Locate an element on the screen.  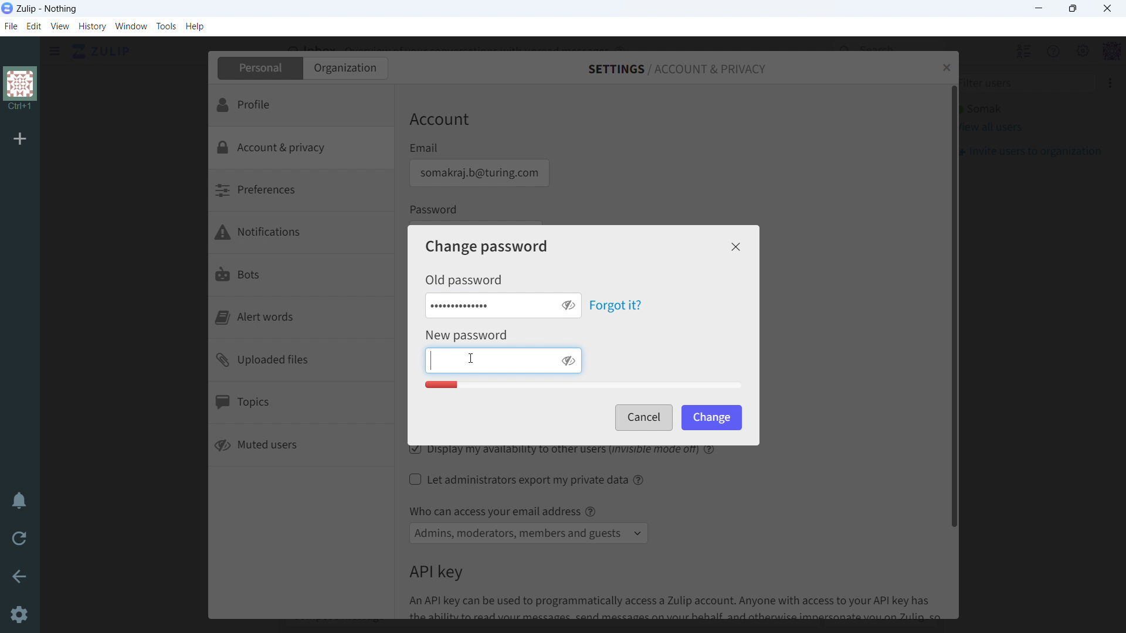
preferences is located at coordinates (301, 192).